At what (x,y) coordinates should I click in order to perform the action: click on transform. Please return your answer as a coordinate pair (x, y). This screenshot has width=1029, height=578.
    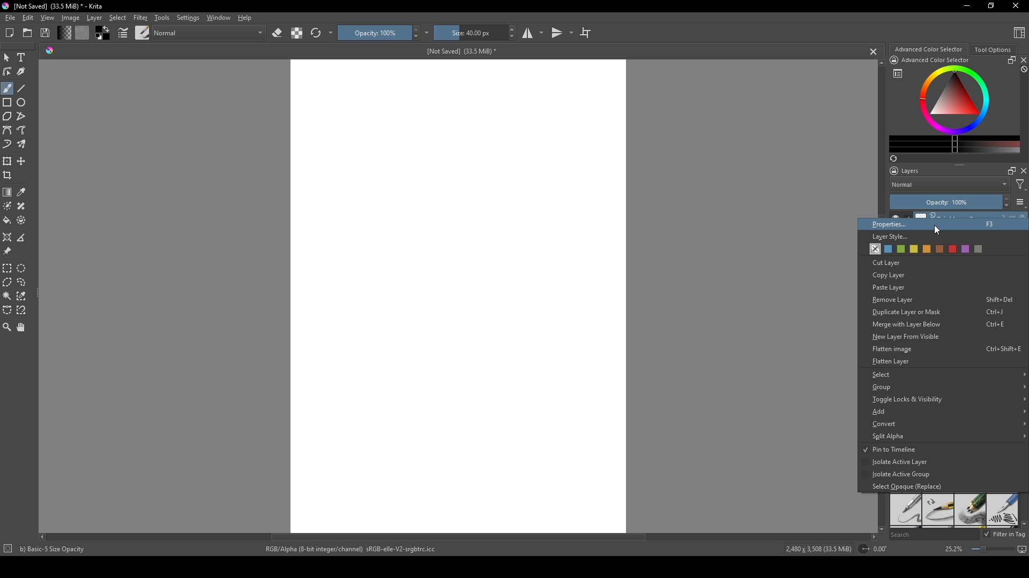
    Looking at the image, I should click on (8, 161).